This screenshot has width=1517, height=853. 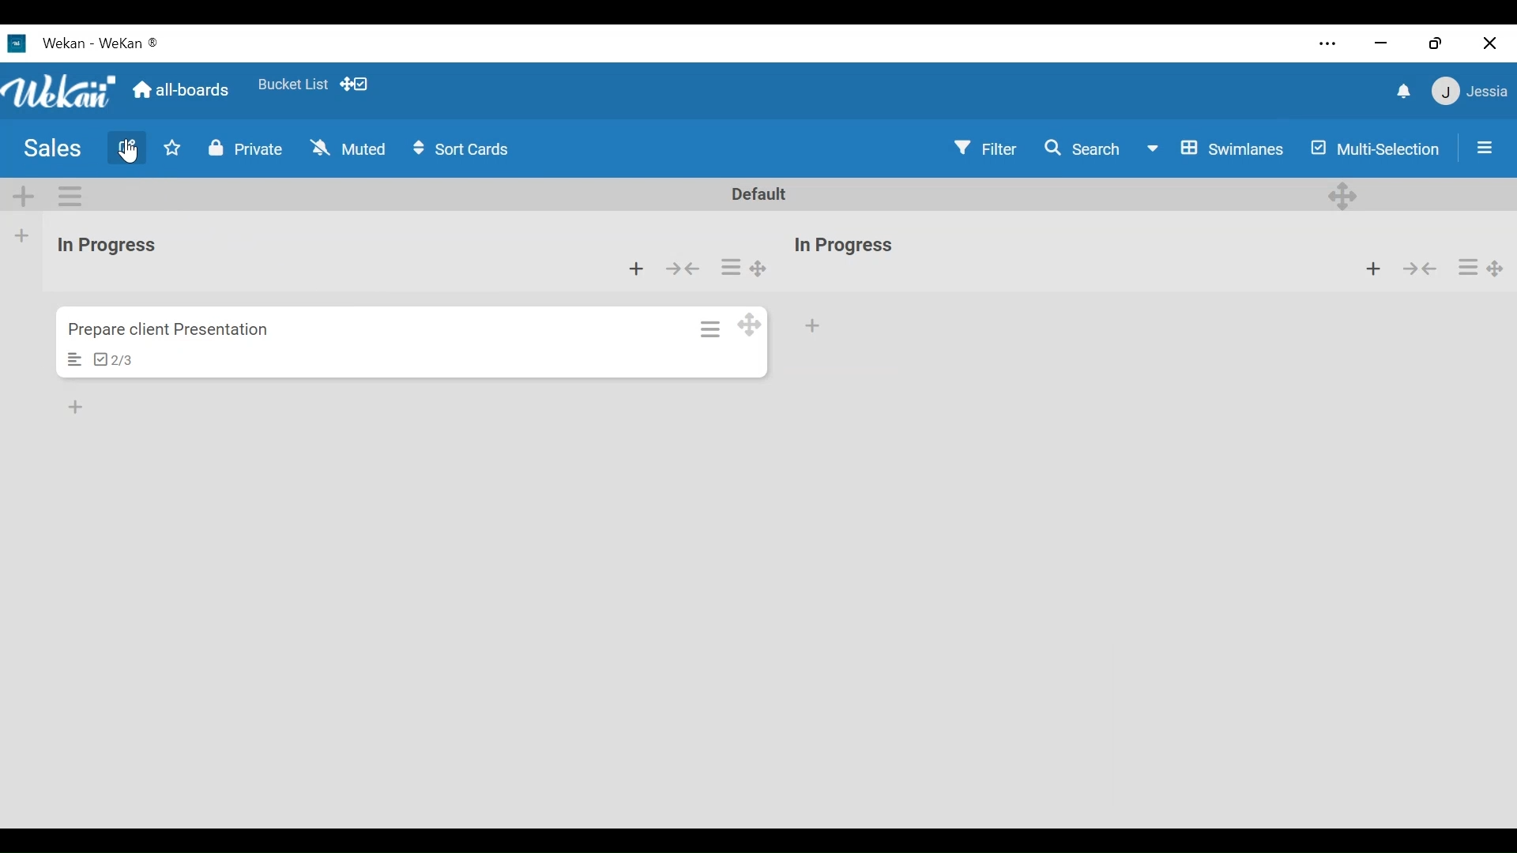 What do you see at coordinates (681, 269) in the screenshot?
I see `Collapse` at bounding box center [681, 269].